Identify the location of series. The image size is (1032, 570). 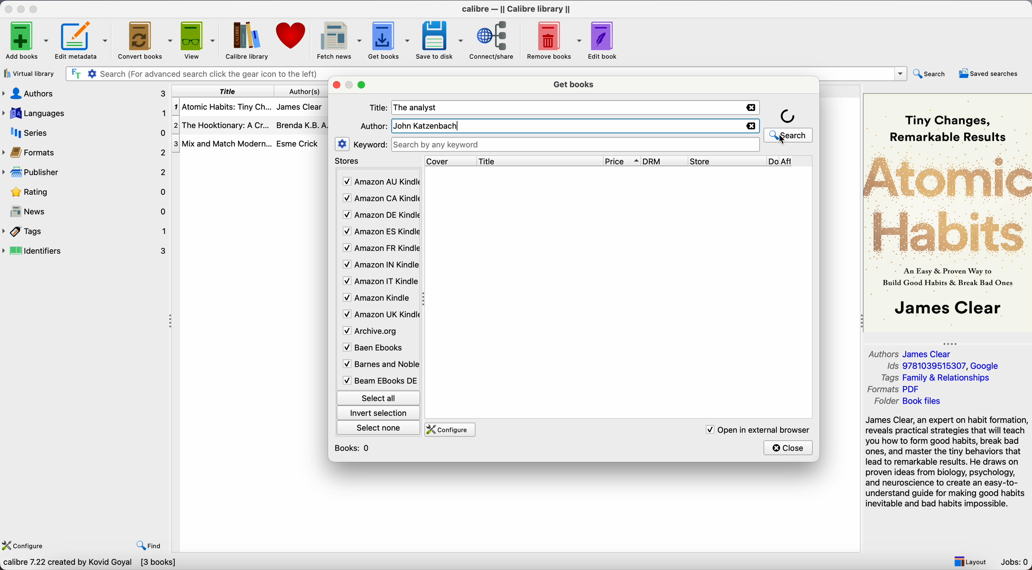
(85, 133).